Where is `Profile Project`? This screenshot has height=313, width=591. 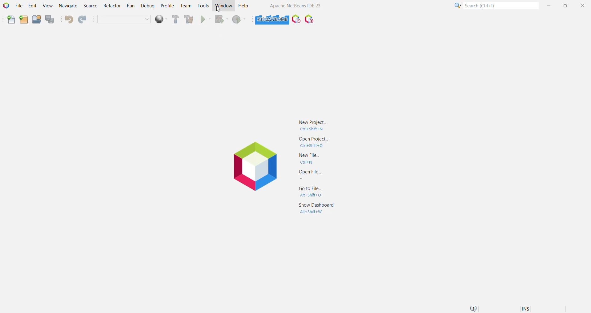 Profile Project is located at coordinates (240, 20).